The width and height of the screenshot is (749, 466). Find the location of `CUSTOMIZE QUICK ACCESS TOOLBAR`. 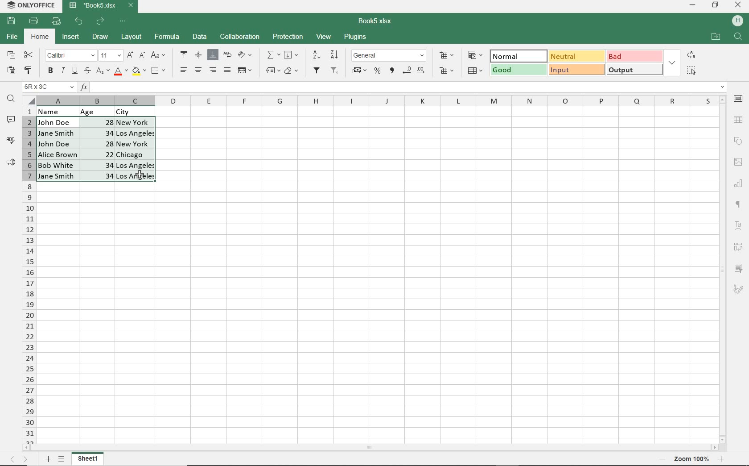

CUSTOMIZE QUICK ACCESS TOOLBAR is located at coordinates (125, 21).